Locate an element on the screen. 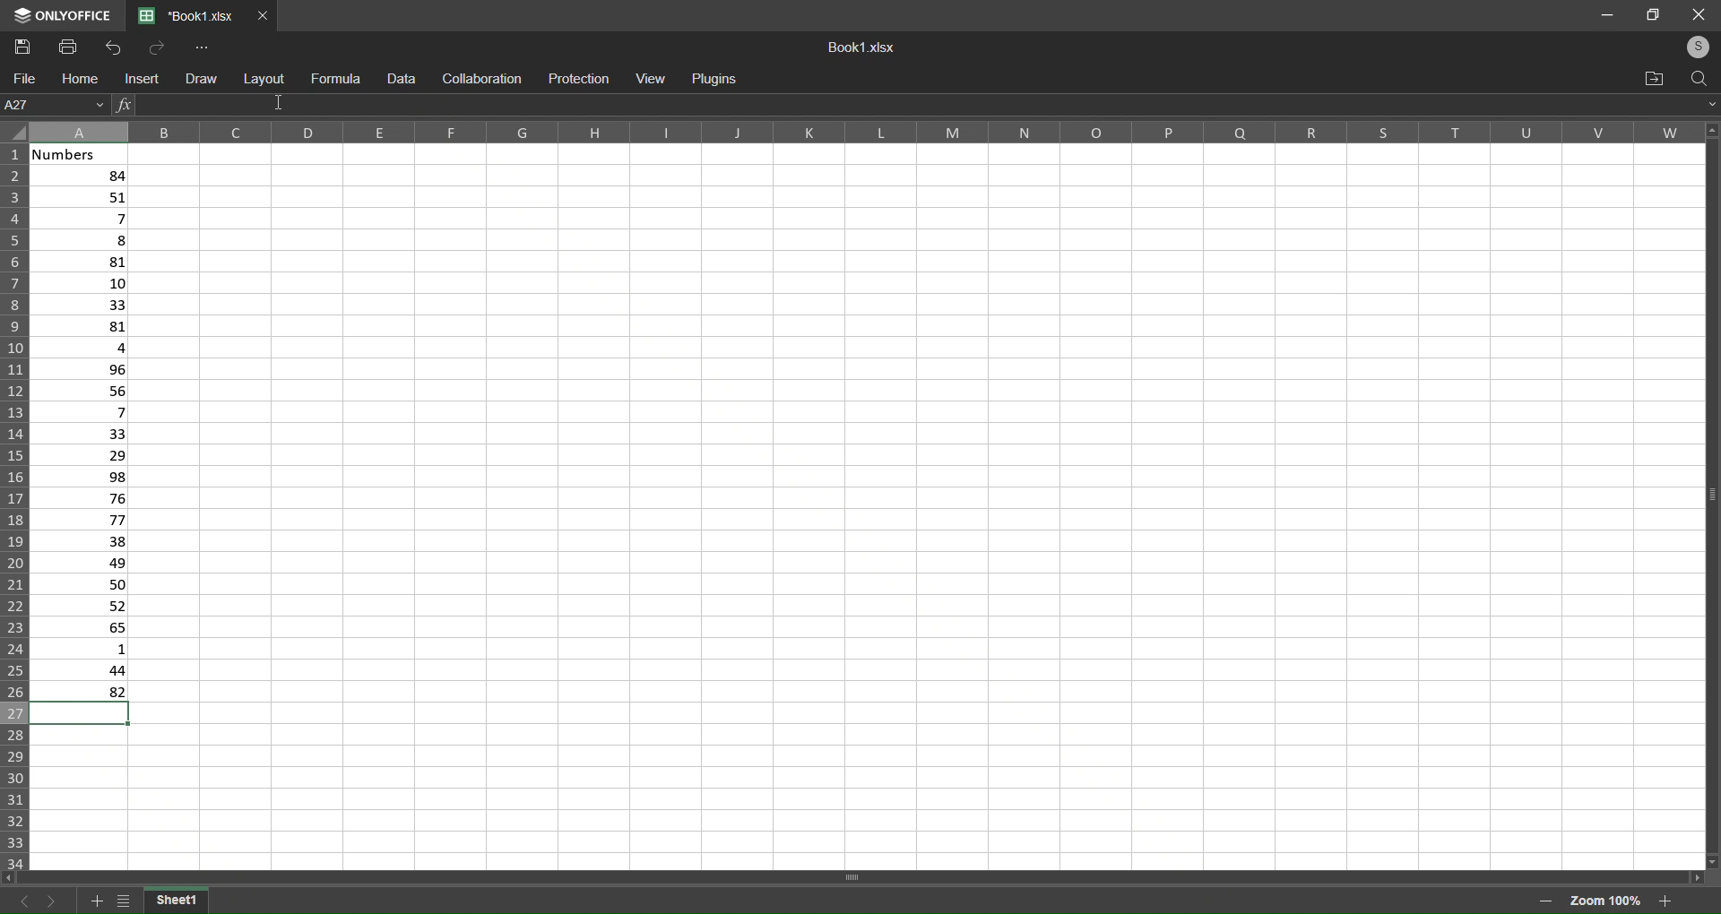  zoom in is located at coordinates (1670, 901).